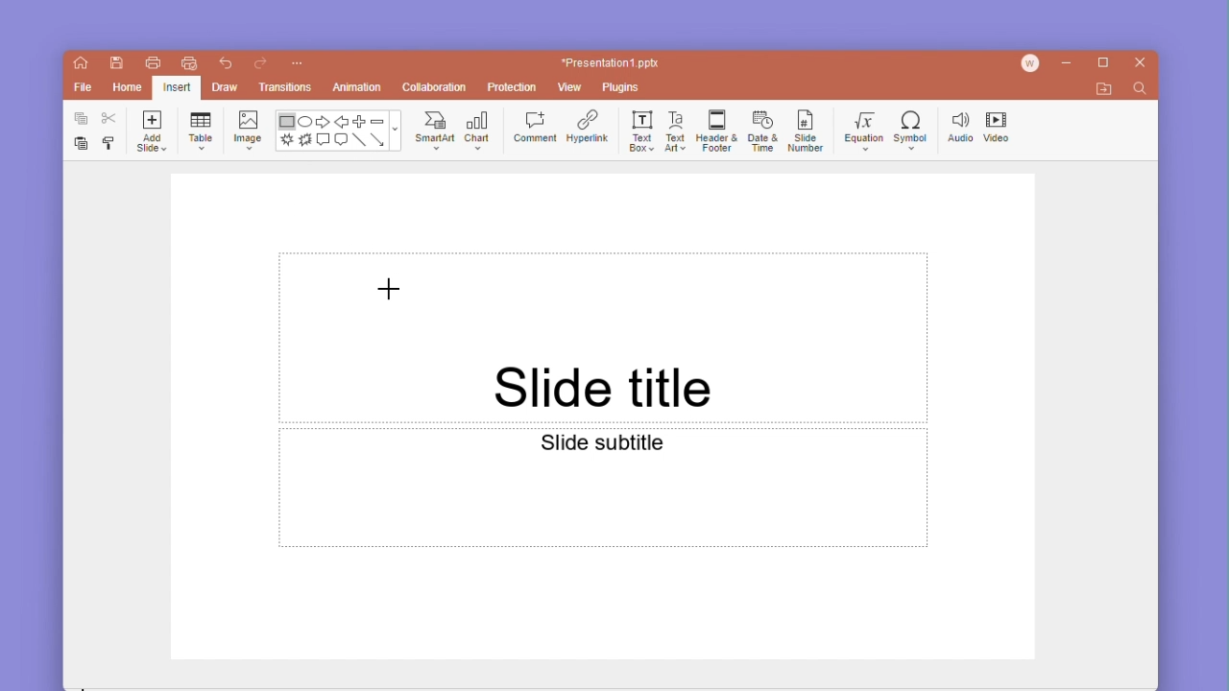 This screenshot has width=1229, height=691. I want to click on paste, so click(76, 145).